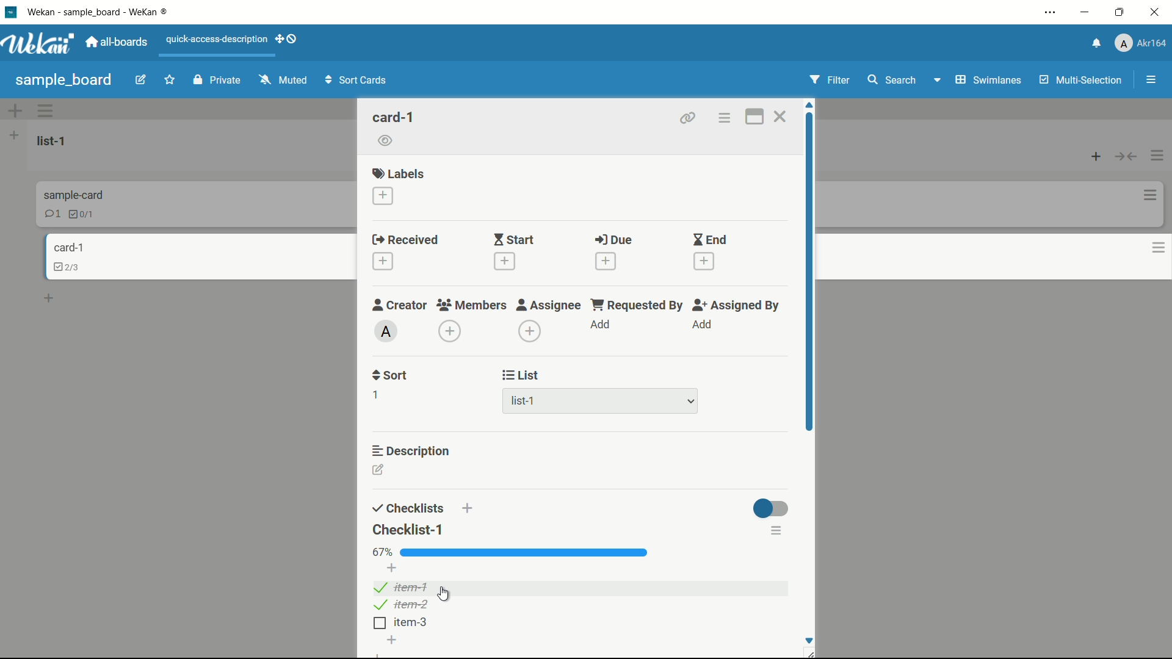  Describe the element at coordinates (46, 110) in the screenshot. I see `swimlane actions` at that location.